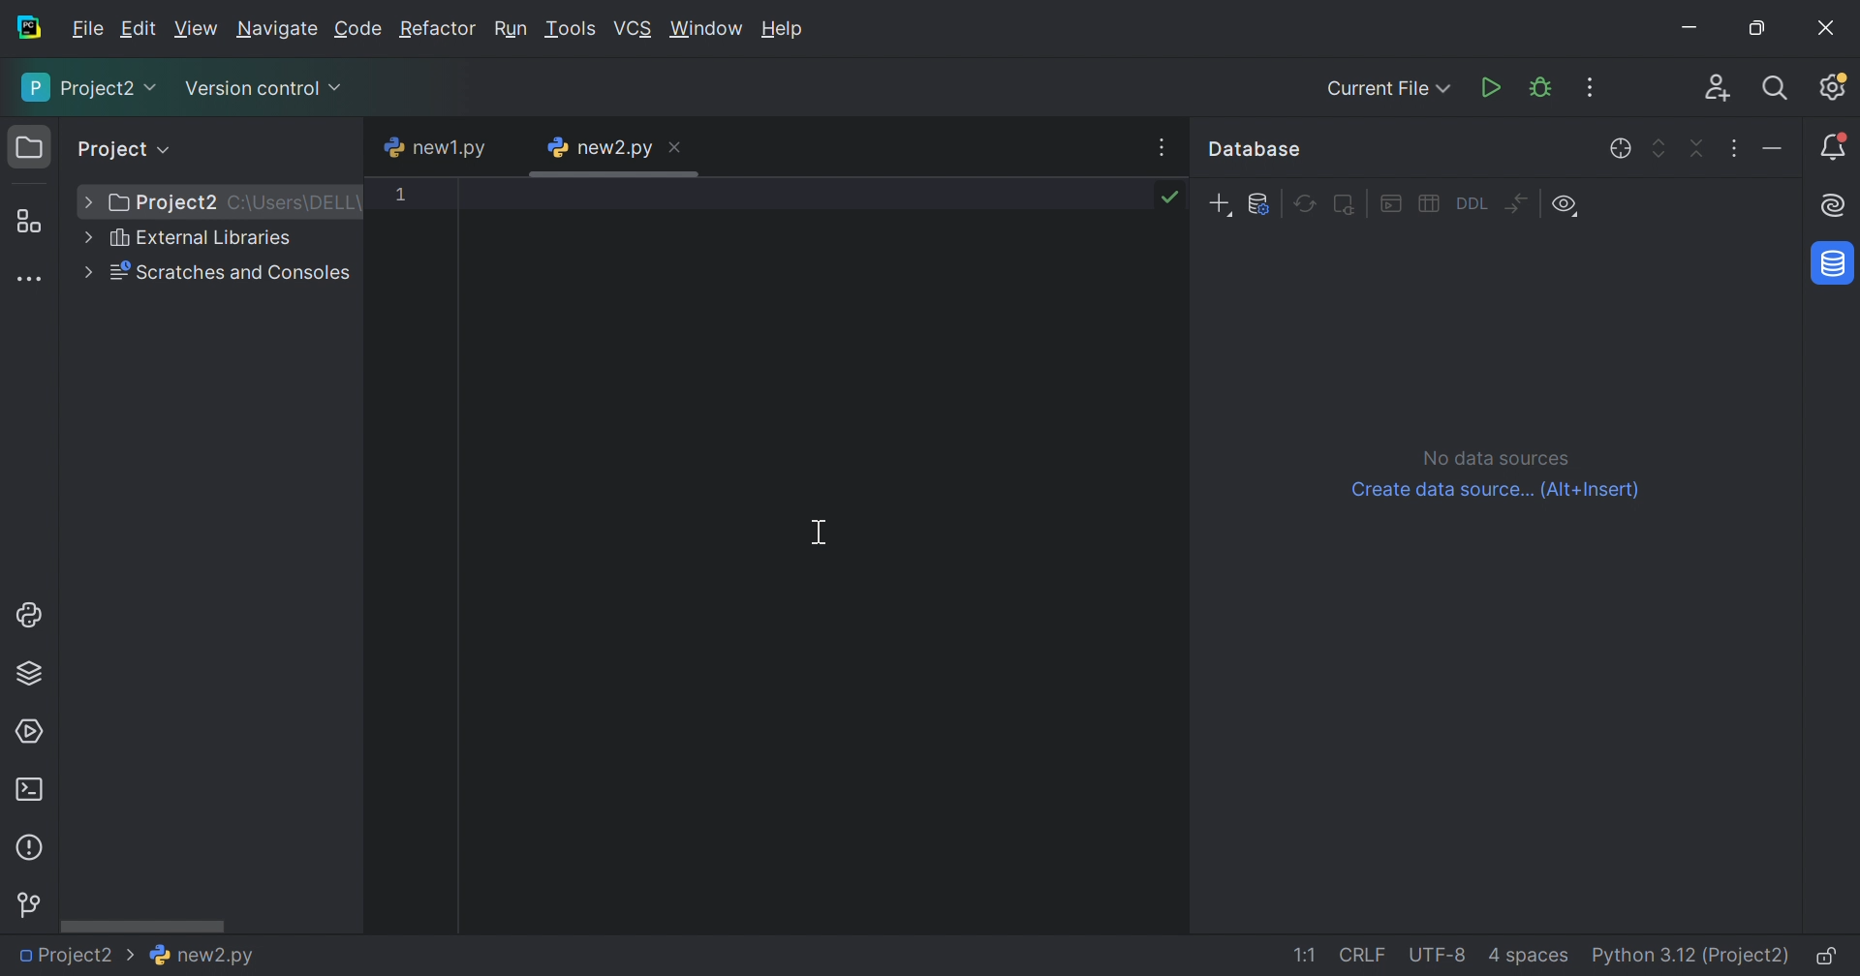 The image size is (1860, 976). What do you see at coordinates (1661, 151) in the screenshot?
I see `Expand all` at bounding box center [1661, 151].